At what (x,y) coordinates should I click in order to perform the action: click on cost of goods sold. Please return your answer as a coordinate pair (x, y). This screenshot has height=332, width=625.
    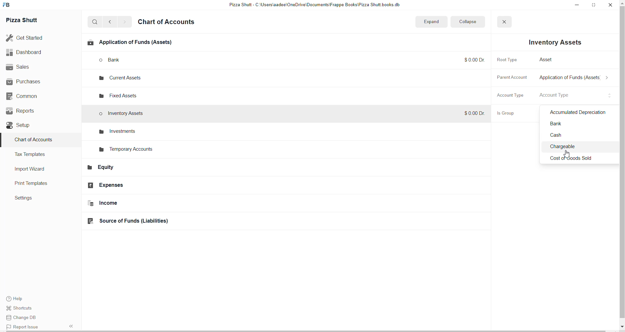
    Looking at the image, I should click on (577, 159).